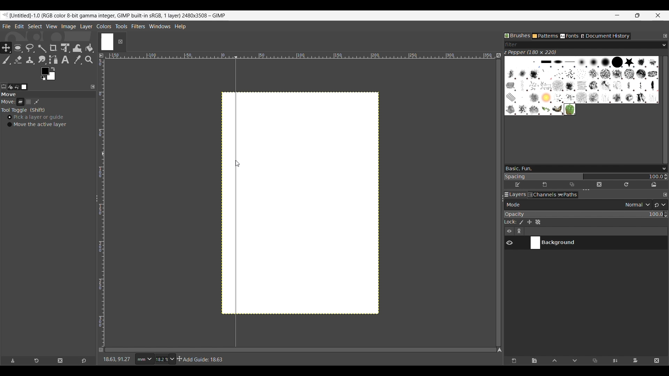 The height and width of the screenshot is (376, 669). Describe the element at coordinates (90, 60) in the screenshot. I see `Zoom tool` at that location.